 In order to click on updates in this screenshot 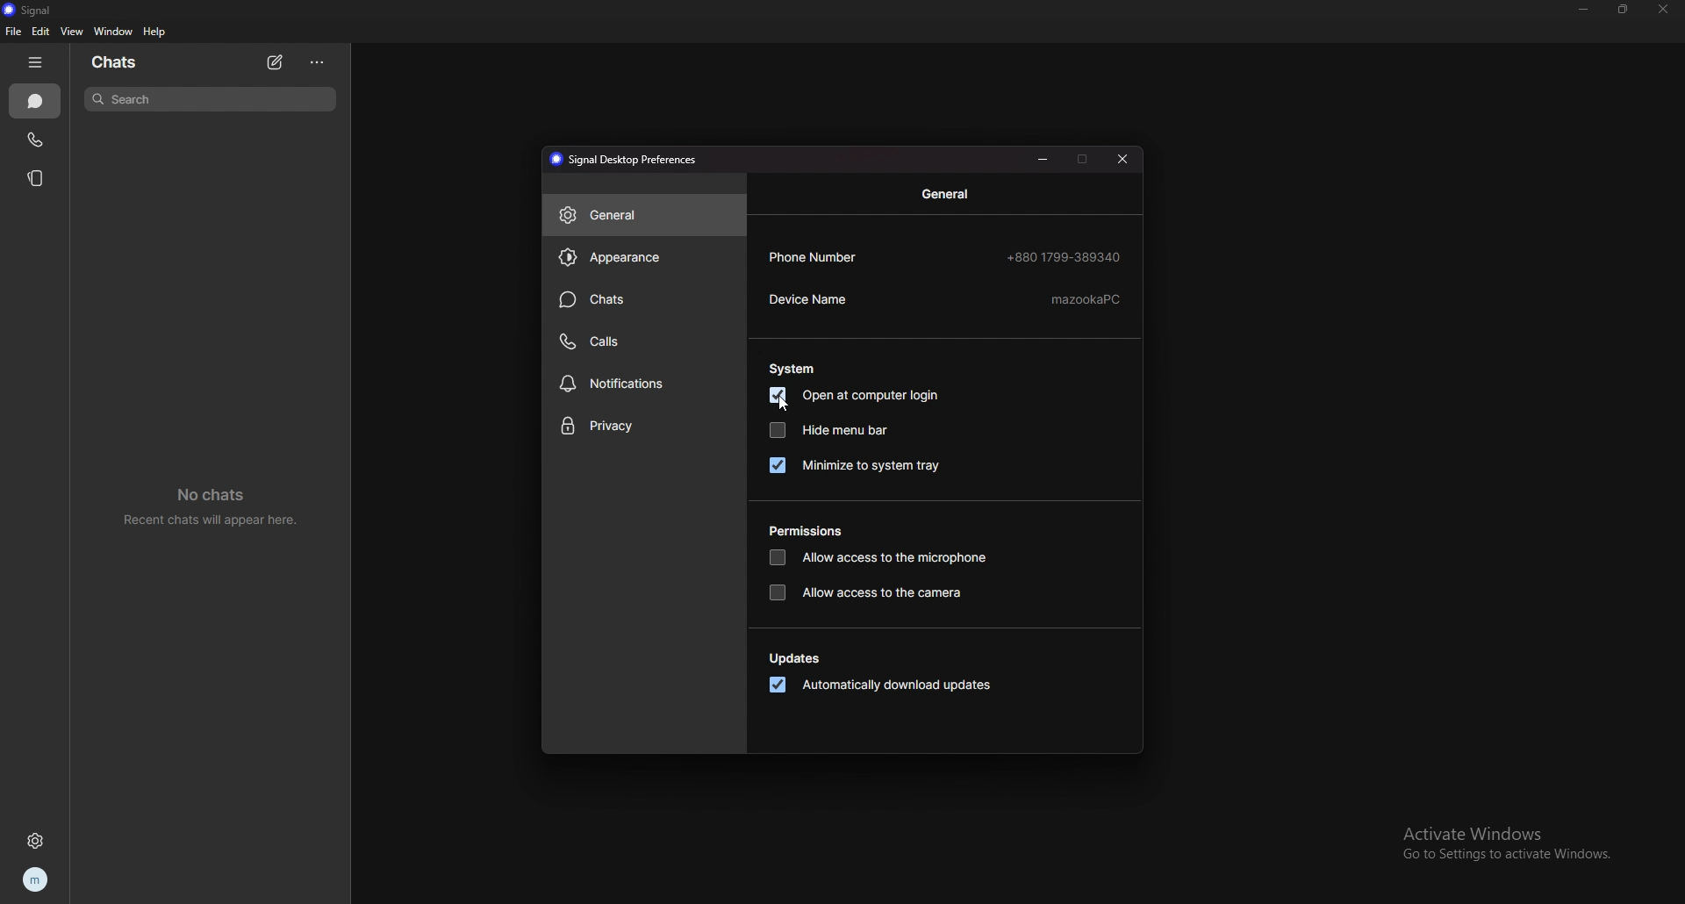, I will do `click(799, 660)`.